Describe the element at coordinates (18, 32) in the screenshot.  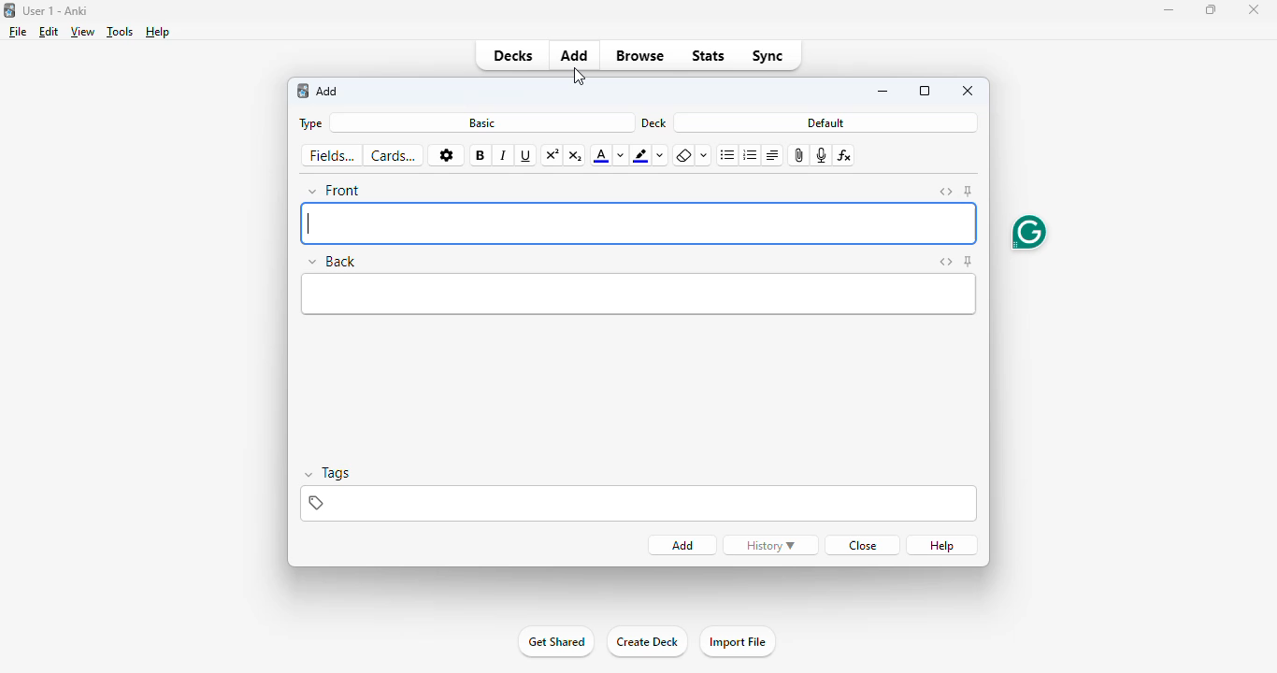
I see `file` at that location.